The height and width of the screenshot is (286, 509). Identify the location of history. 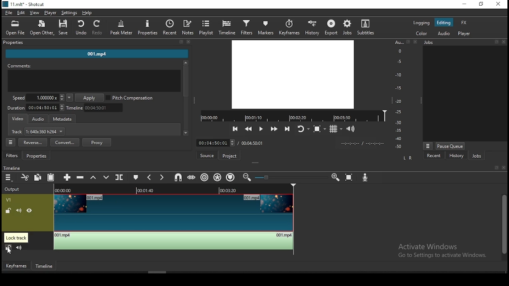
(312, 27).